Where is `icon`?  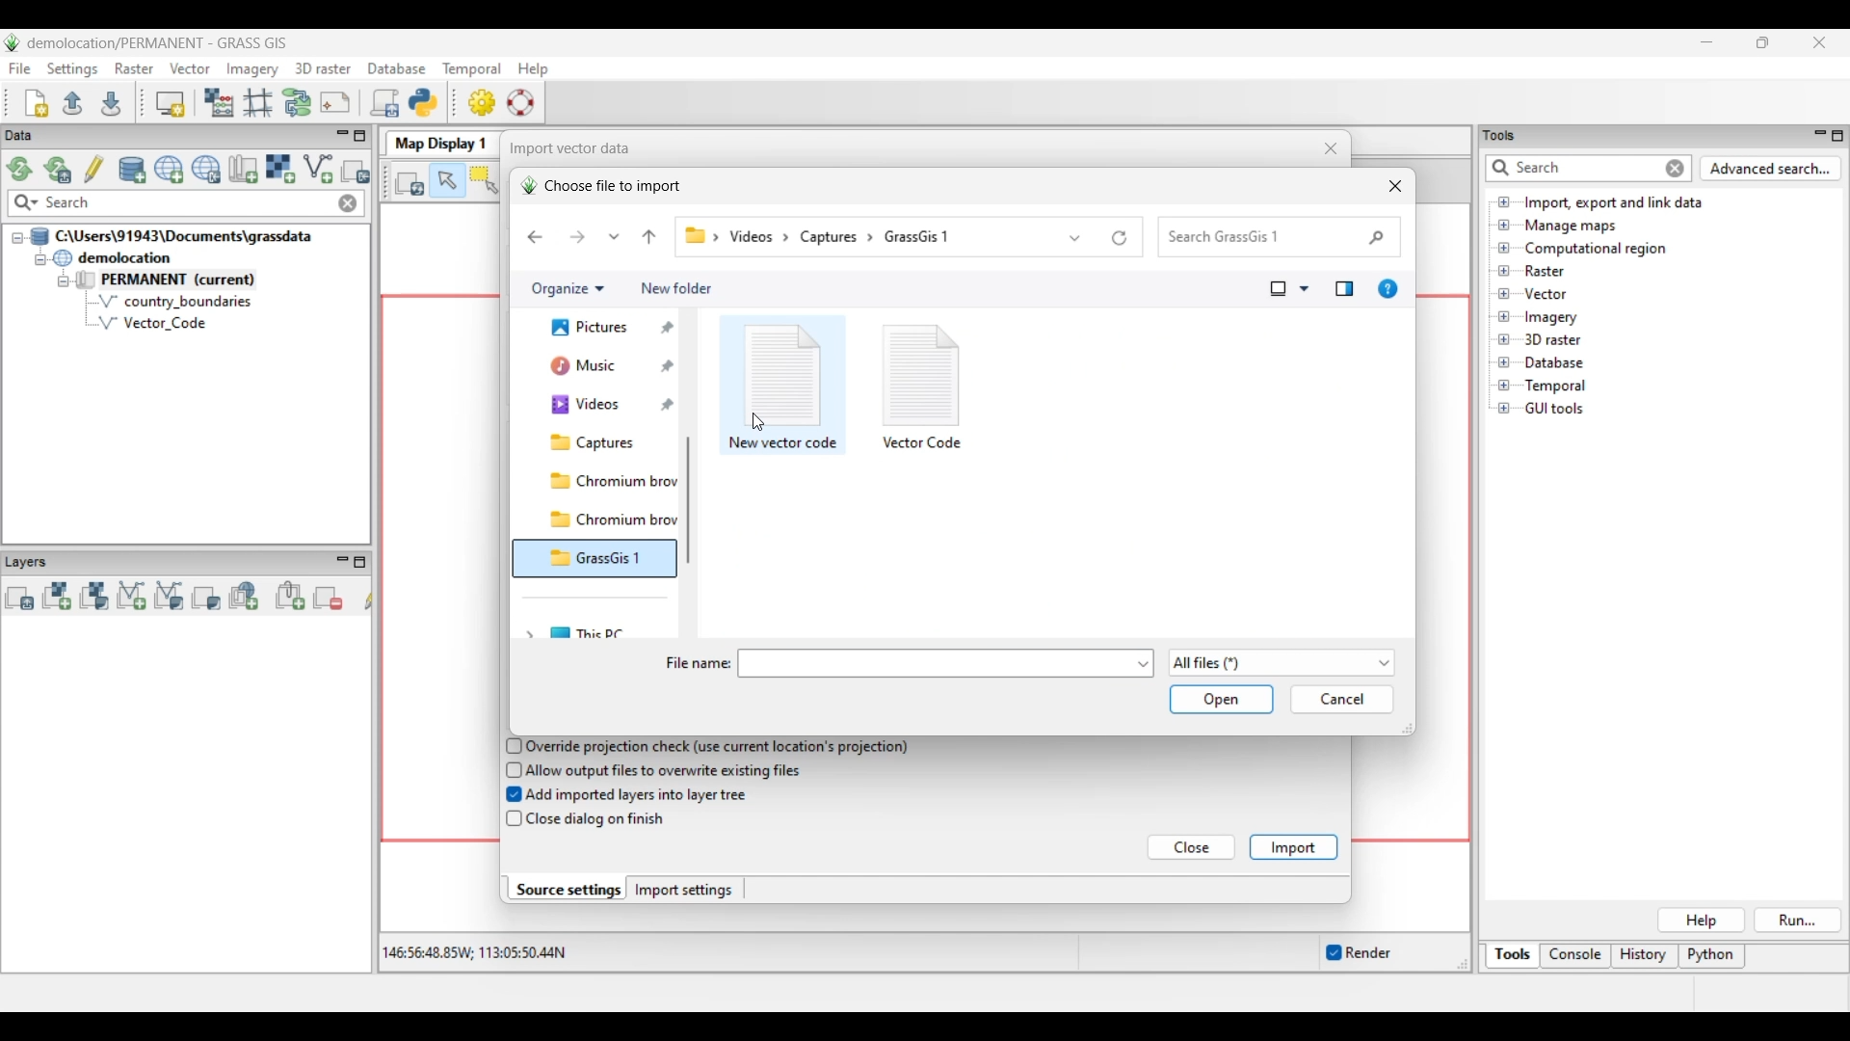 icon is located at coordinates (785, 373).